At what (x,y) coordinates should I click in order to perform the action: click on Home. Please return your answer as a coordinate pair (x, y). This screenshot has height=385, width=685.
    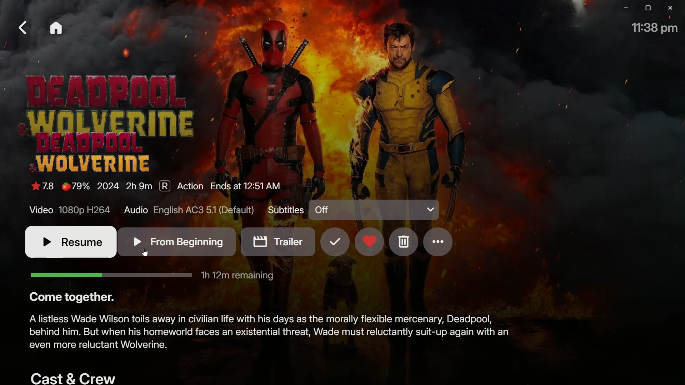
    Looking at the image, I should click on (59, 30).